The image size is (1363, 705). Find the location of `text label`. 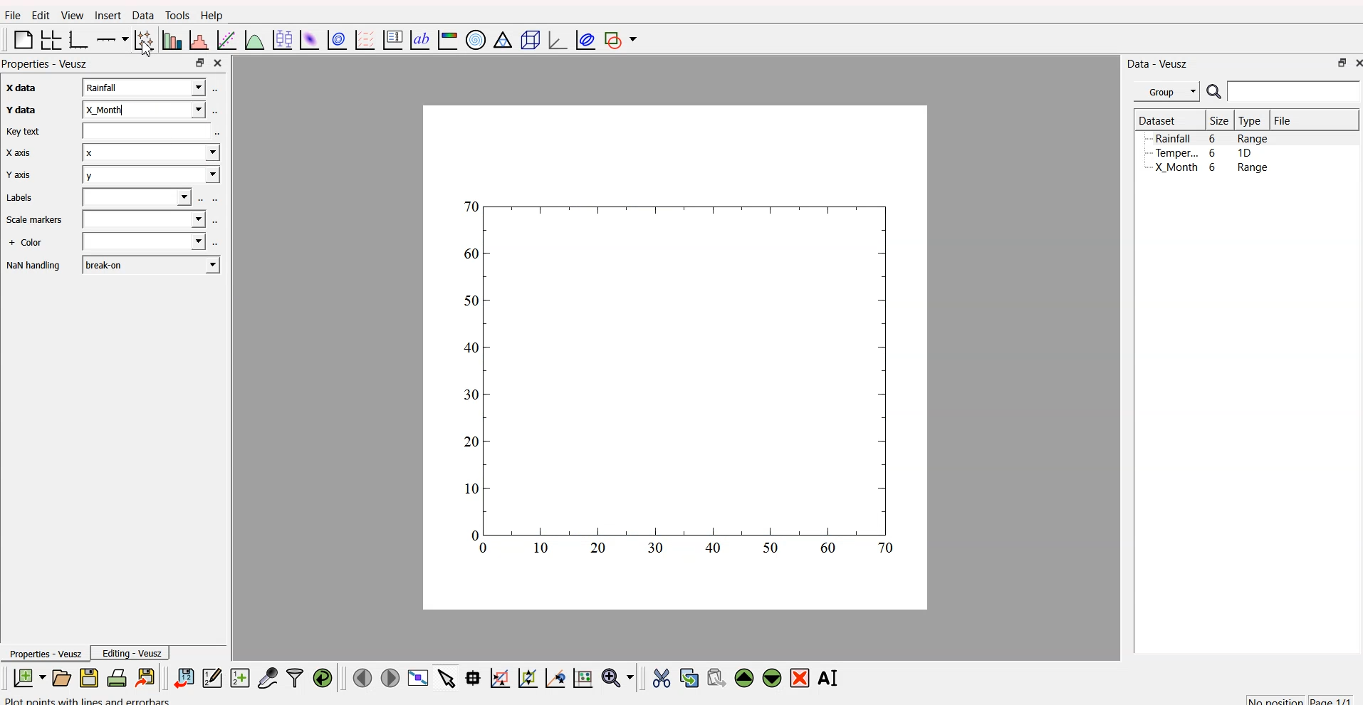

text label is located at coordinates (418, 41).